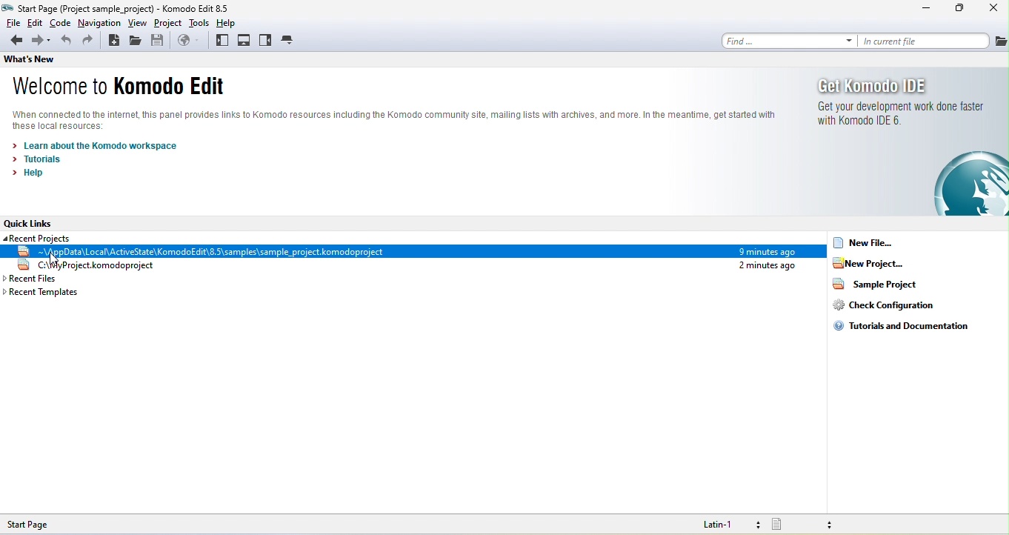 The height and width of the screenshot is (535, 1009). Describe the element at coordinates (409, 253) in the screenshot. I see `file selected` at that location.